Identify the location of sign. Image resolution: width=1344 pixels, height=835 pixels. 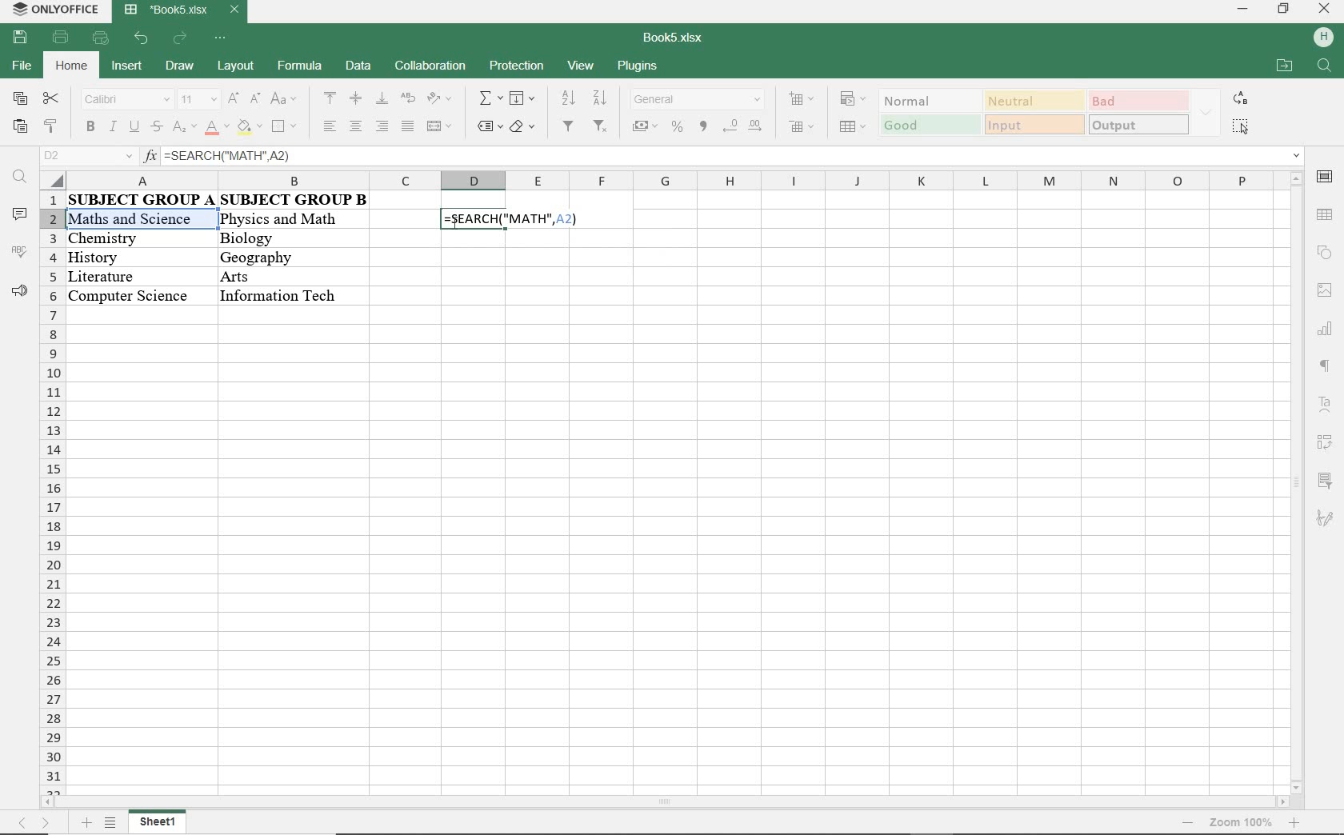
(1326, 214).